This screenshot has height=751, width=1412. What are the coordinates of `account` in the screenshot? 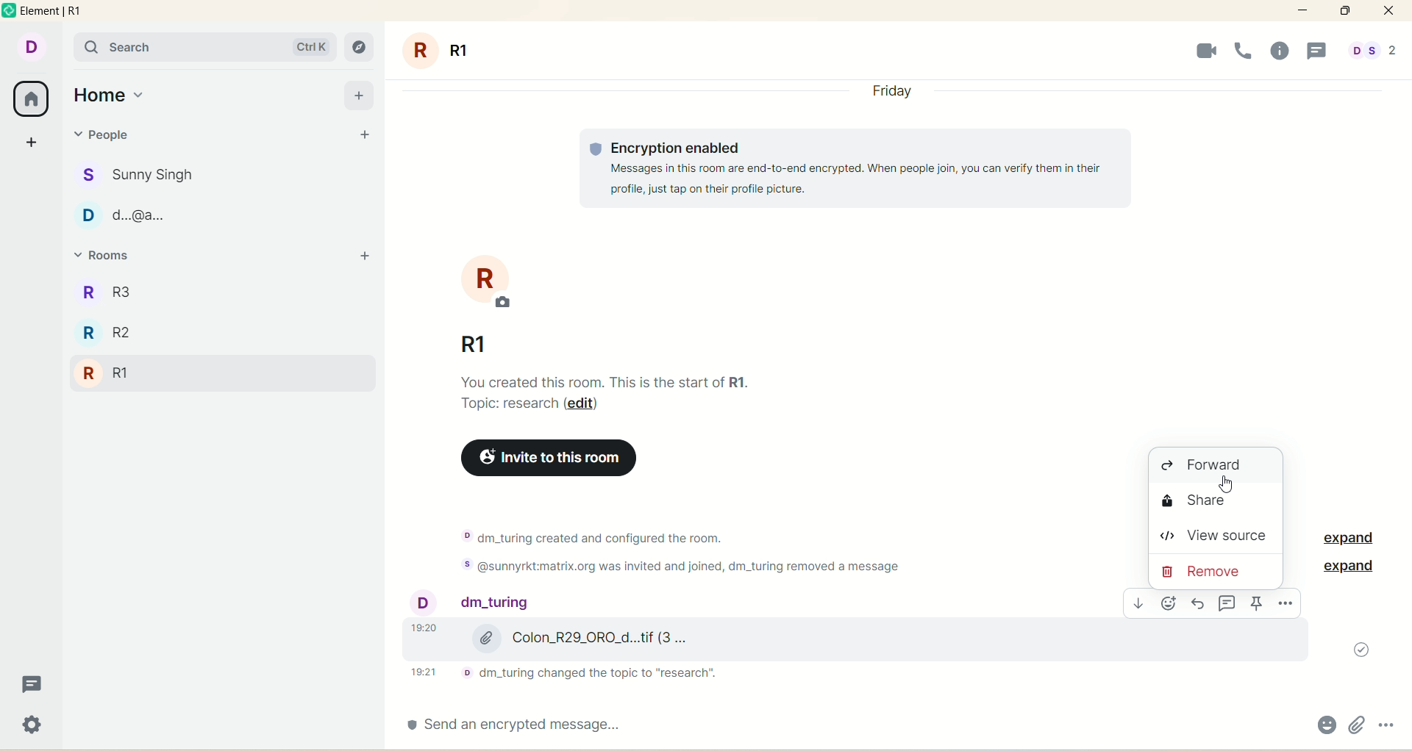 It's located at (29, 46).